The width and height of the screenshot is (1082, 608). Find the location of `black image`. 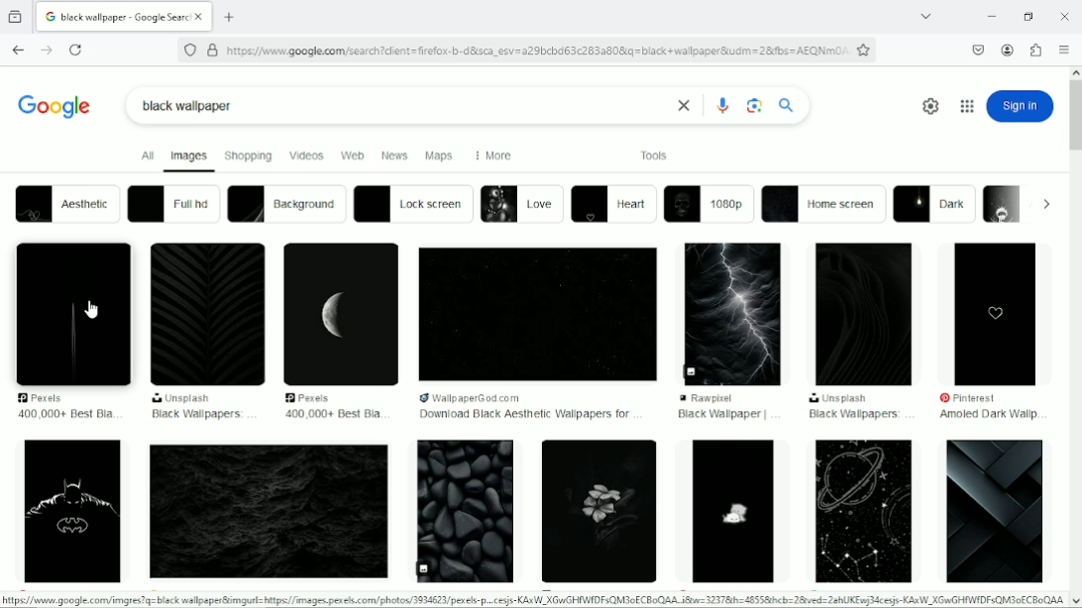

black image is located at coordinates (537, 314).